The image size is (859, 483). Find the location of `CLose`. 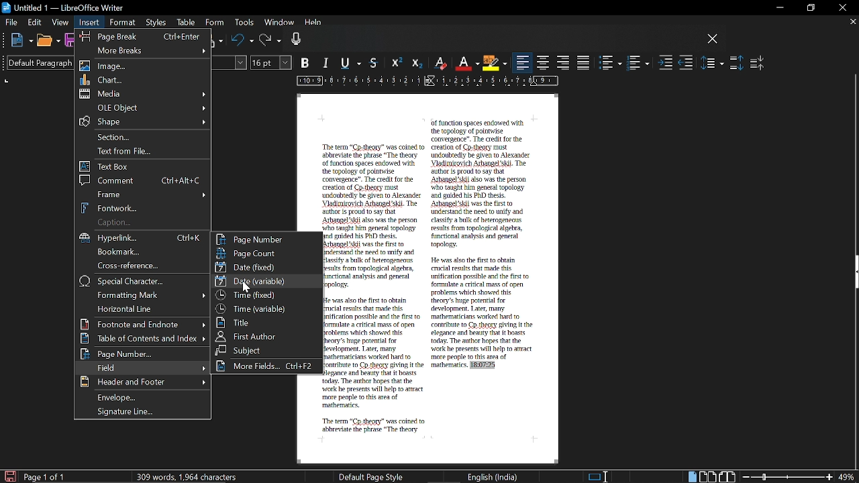

CLose is located at coordinates (713, 40).